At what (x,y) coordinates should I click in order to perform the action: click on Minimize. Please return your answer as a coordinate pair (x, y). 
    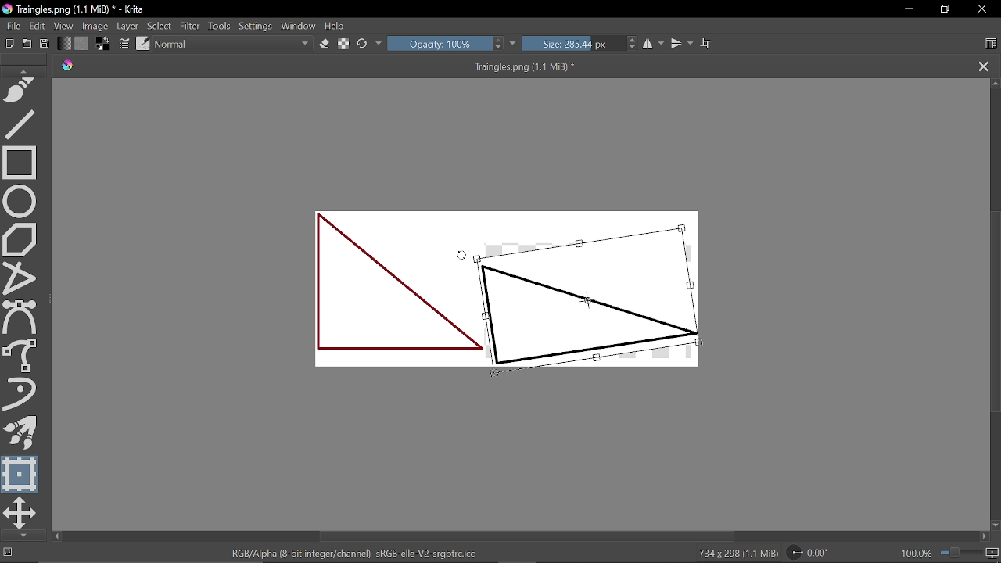
    Looking at the image, I should click on (906, 9).